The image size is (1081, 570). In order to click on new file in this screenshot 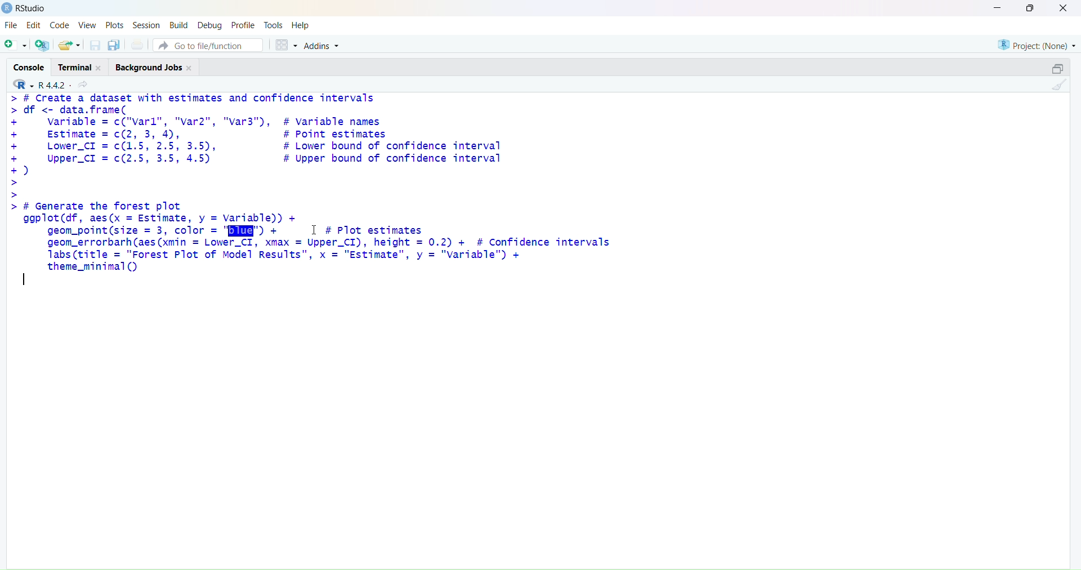, I will do `click(16, 43)`.